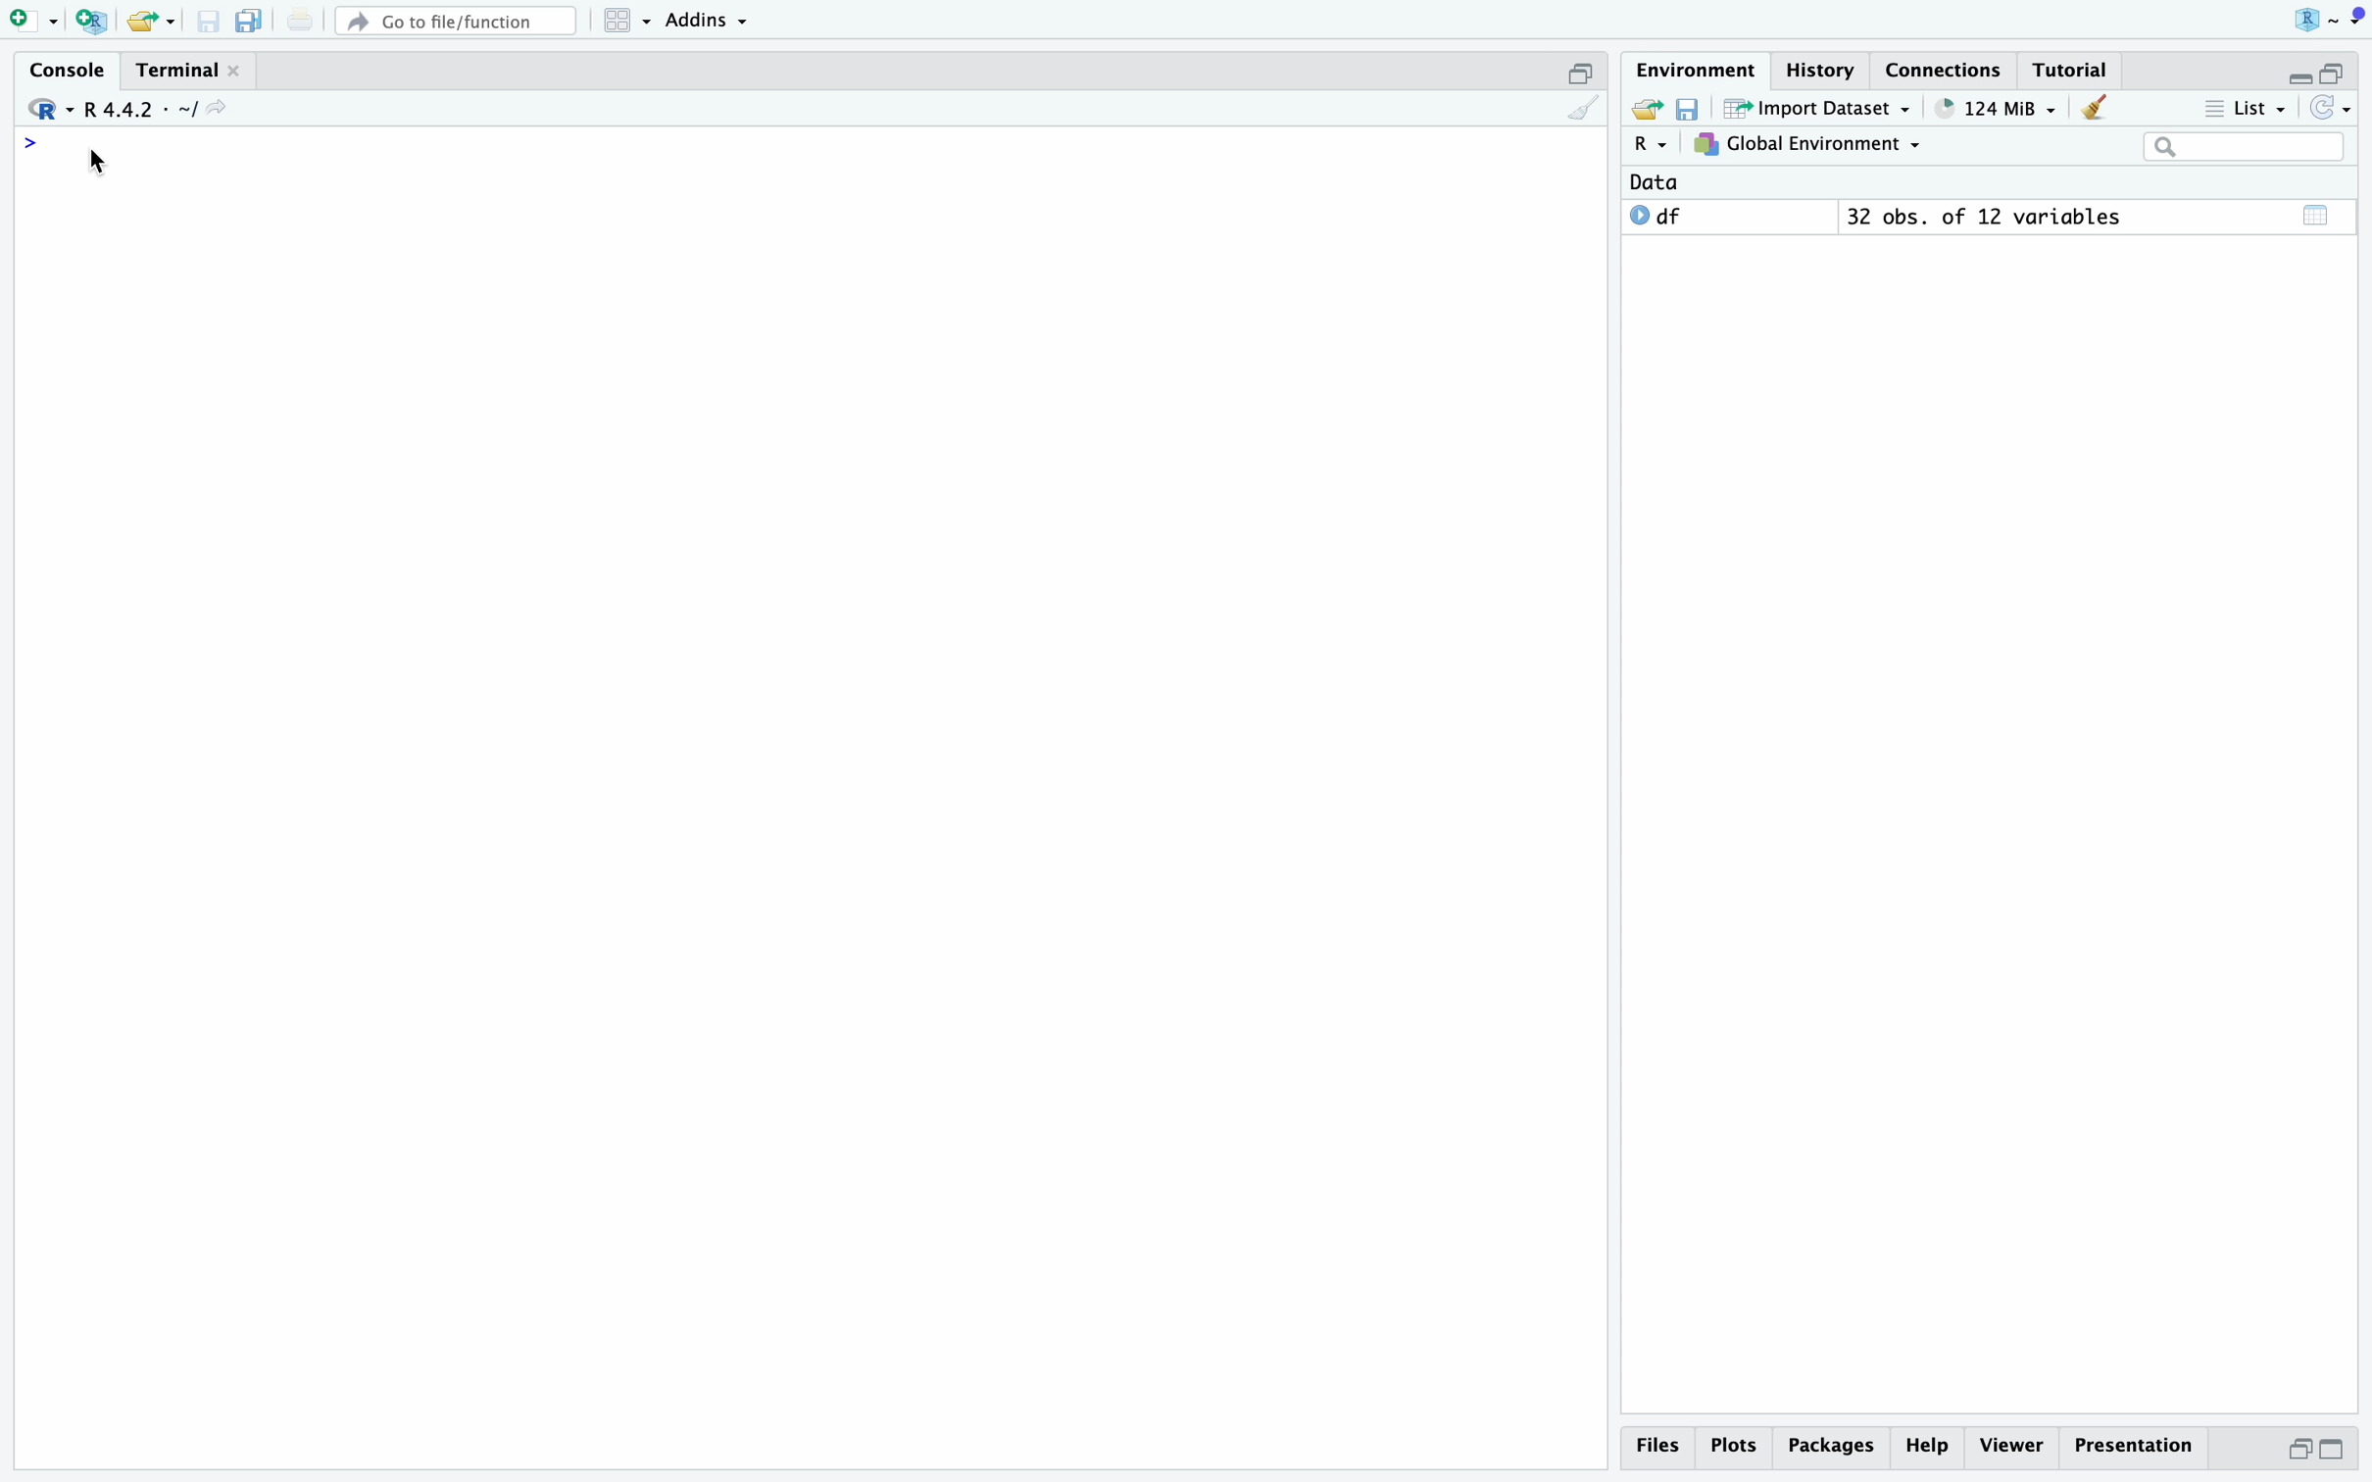 The height and width of the screenshot is (1482, 2372). Describe the element at coordinates (1737, 1447) in the screenshot. I see `plots` at that location.